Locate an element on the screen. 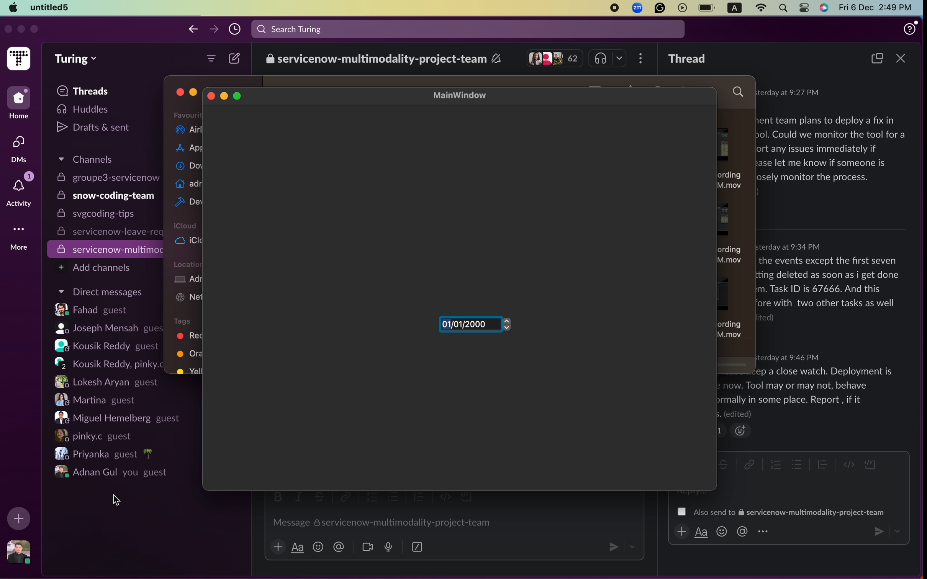 This screenshot has width=927, height=579. More is located at coordinates (21, 241).